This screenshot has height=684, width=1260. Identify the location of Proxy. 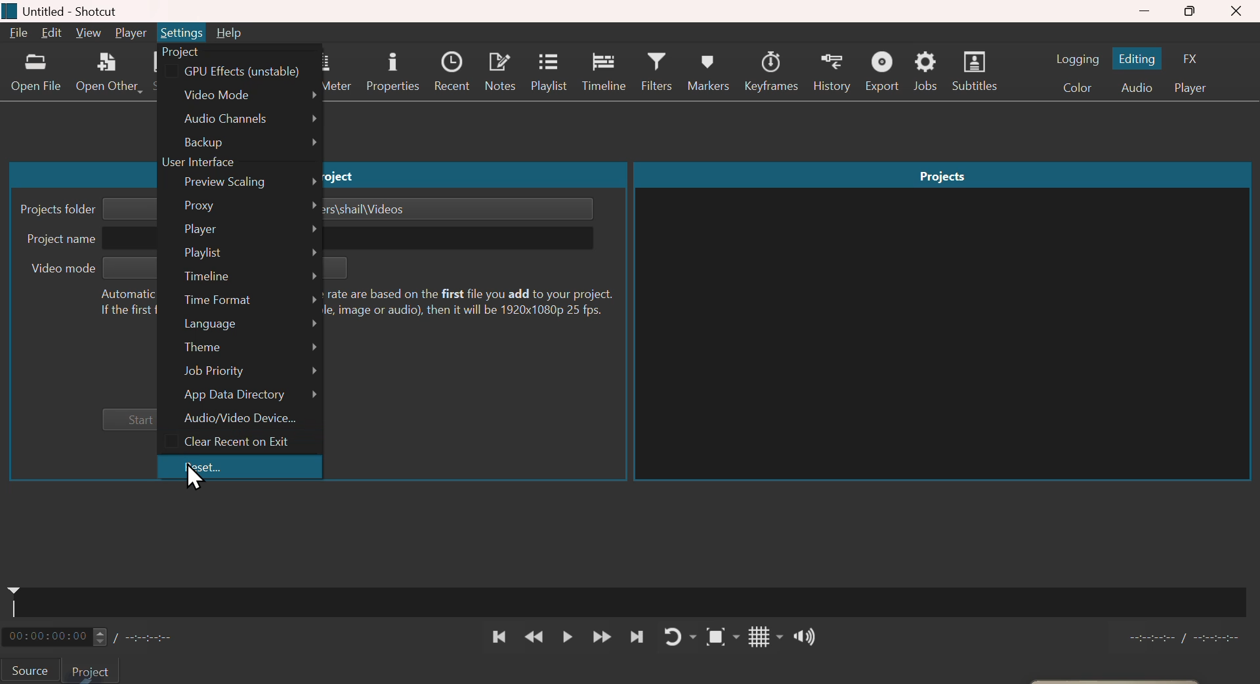
(238, 207).